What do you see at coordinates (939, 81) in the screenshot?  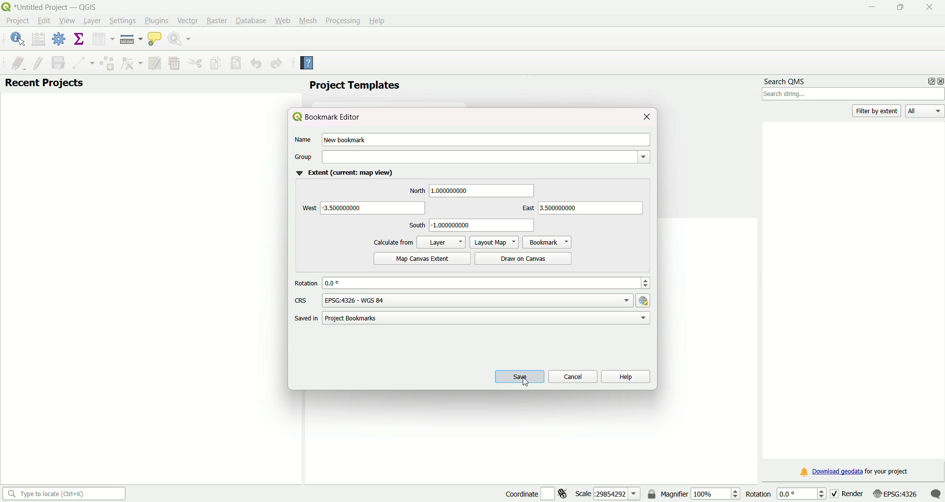 I see `close` at bounding box center [939, 81].